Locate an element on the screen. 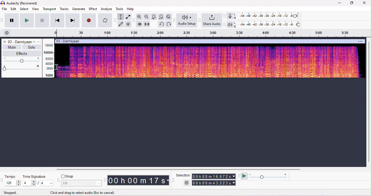 The image size is (371, 196). timeline is located at coordinates (208, 33).